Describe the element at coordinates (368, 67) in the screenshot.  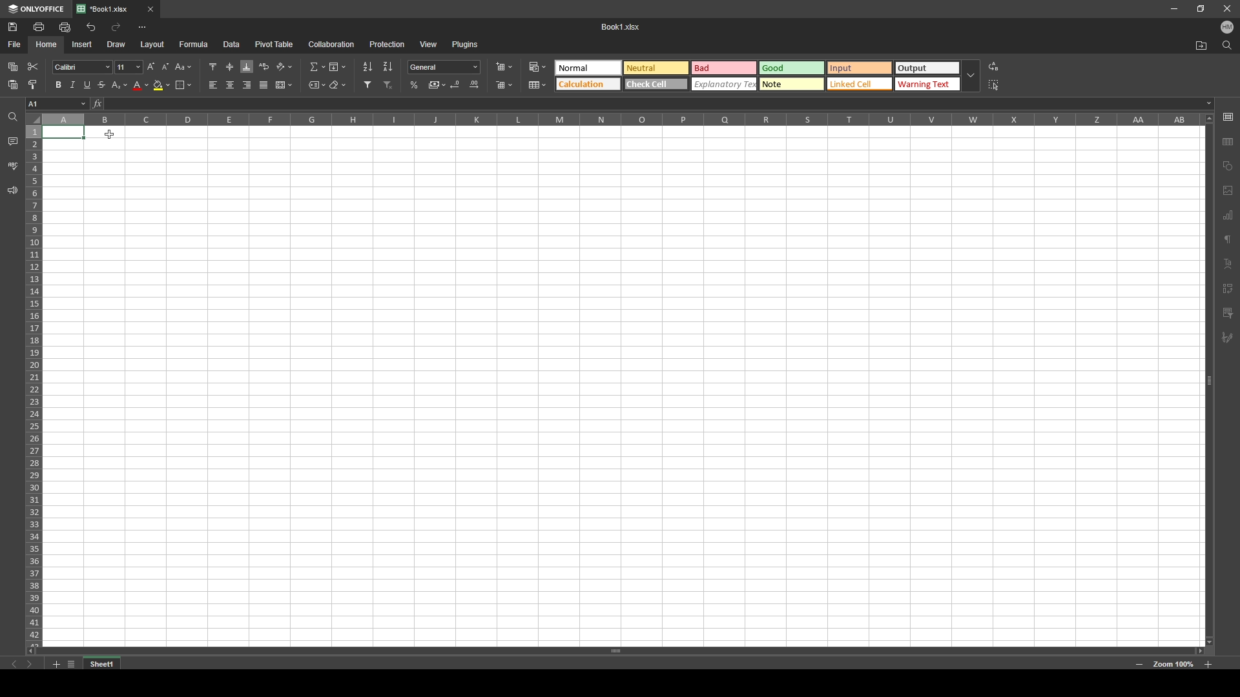
I see `sort ascending` at that location.